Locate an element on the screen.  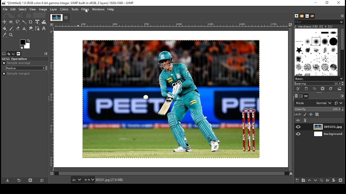
undo history is located at coordinates (14, 54).